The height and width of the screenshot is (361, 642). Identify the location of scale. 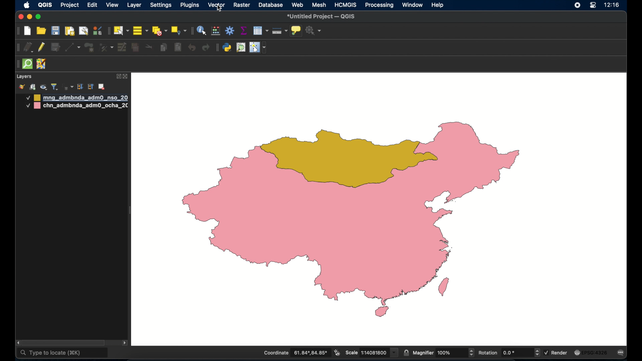
(371, 352).